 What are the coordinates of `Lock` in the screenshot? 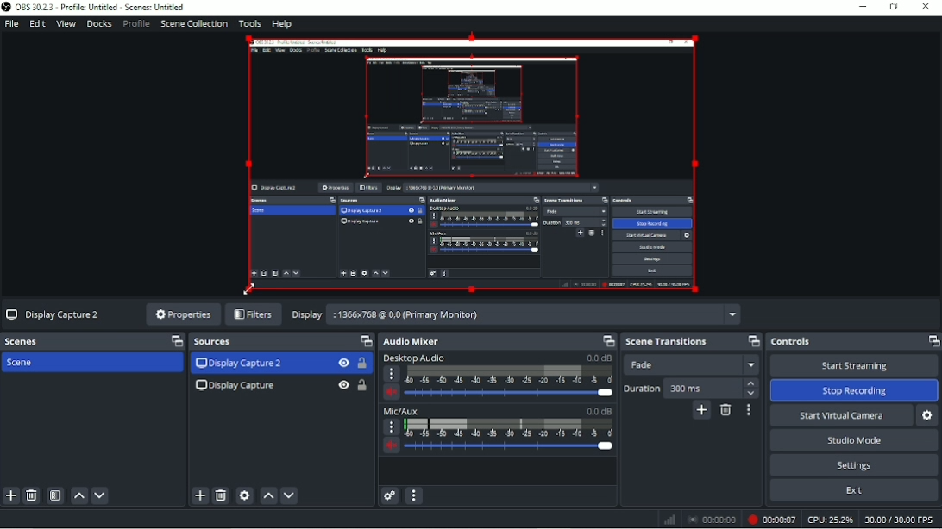 It's located at (361, 385).